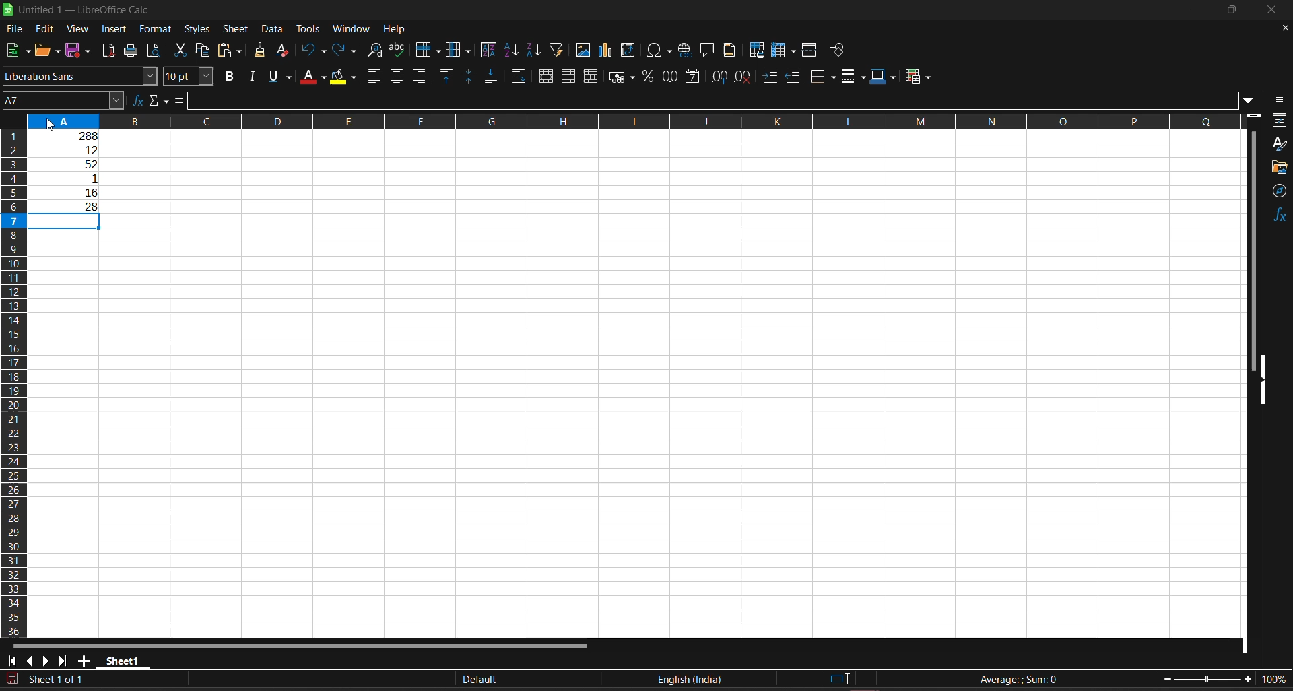  I want to click on insert image, so click(584, 49).